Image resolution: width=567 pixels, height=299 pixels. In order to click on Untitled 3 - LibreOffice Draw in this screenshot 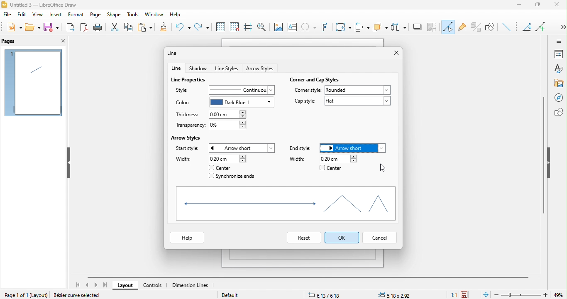, I will do `click(40, 4)`.